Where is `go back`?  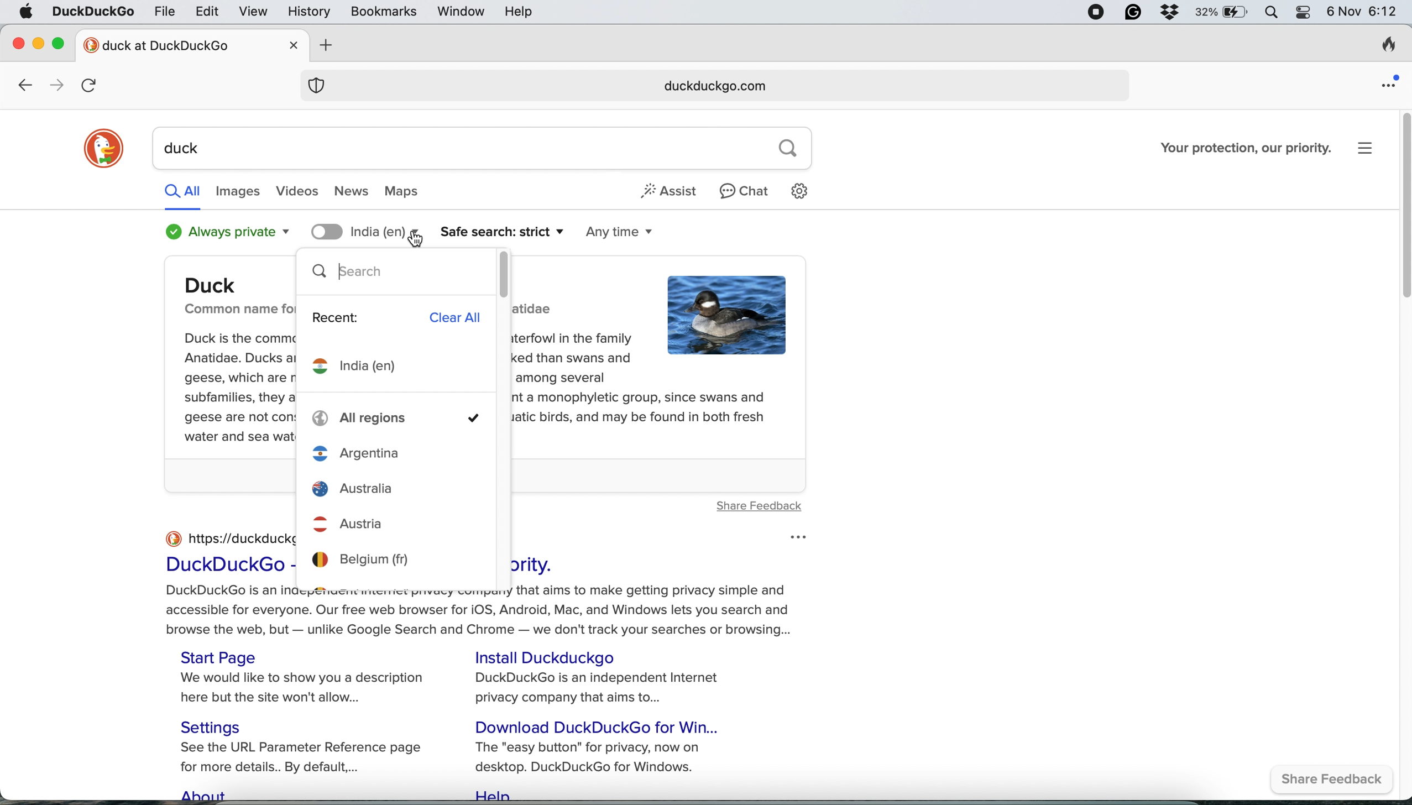 go back is located at coordinates (24, 86).